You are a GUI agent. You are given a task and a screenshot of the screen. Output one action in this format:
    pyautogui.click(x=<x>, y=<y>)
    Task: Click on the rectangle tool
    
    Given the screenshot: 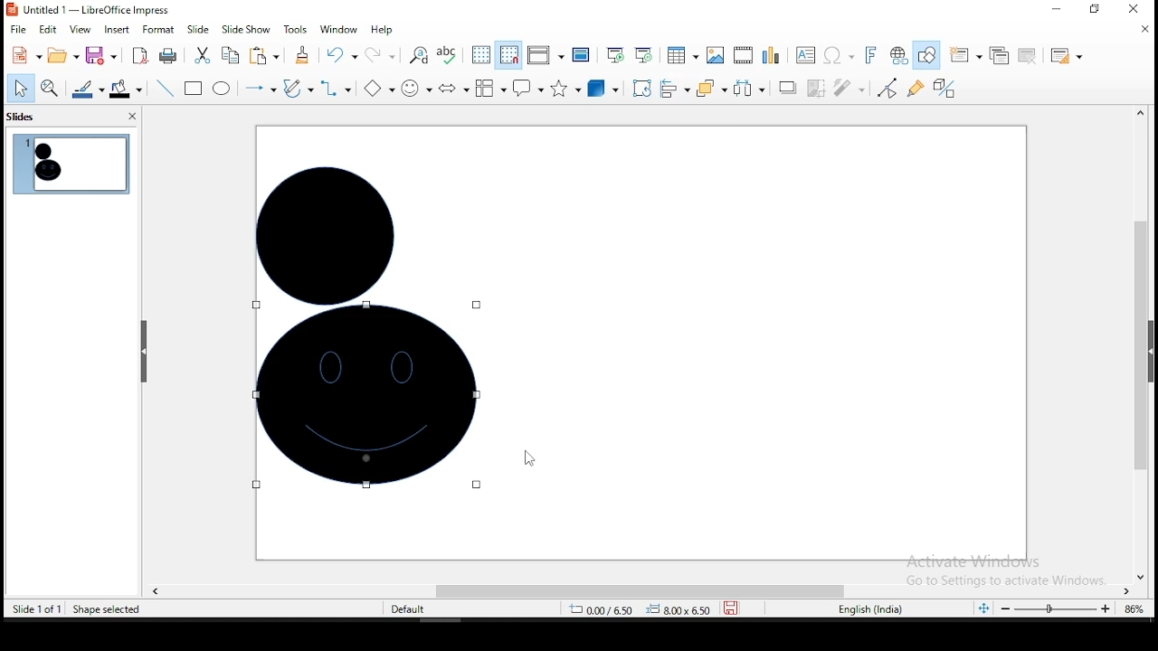 What is the action you would take?
    pyautogui.click(x=194, y=89)
    